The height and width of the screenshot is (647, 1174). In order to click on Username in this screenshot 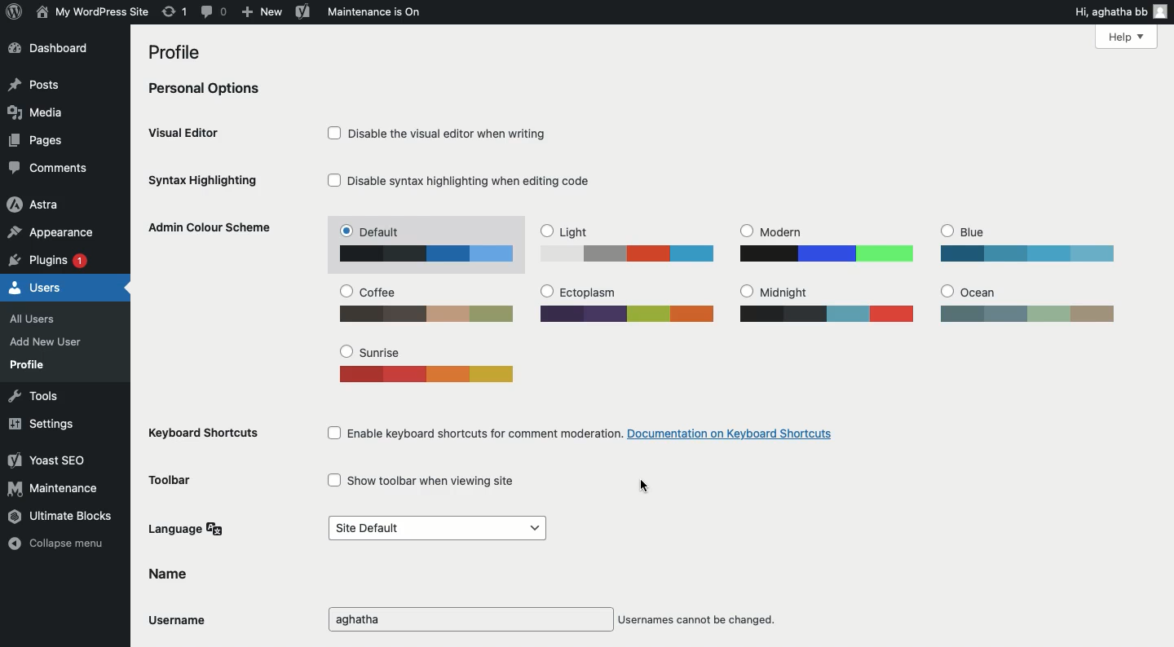, I will do `click(462, 618)`.